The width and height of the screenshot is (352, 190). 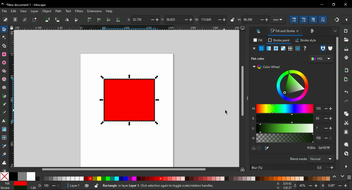 I want to click on select, so click(x=4, y=29).